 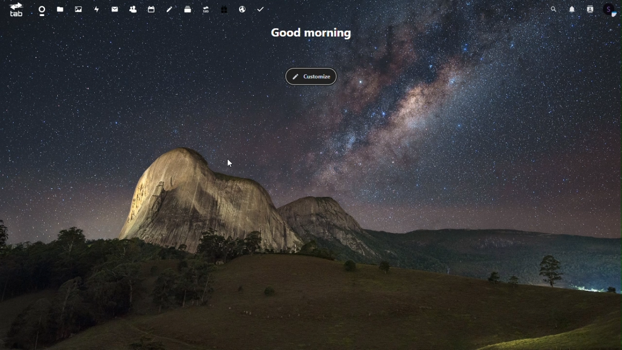 I want to click on files, so click(x=62, y=11).